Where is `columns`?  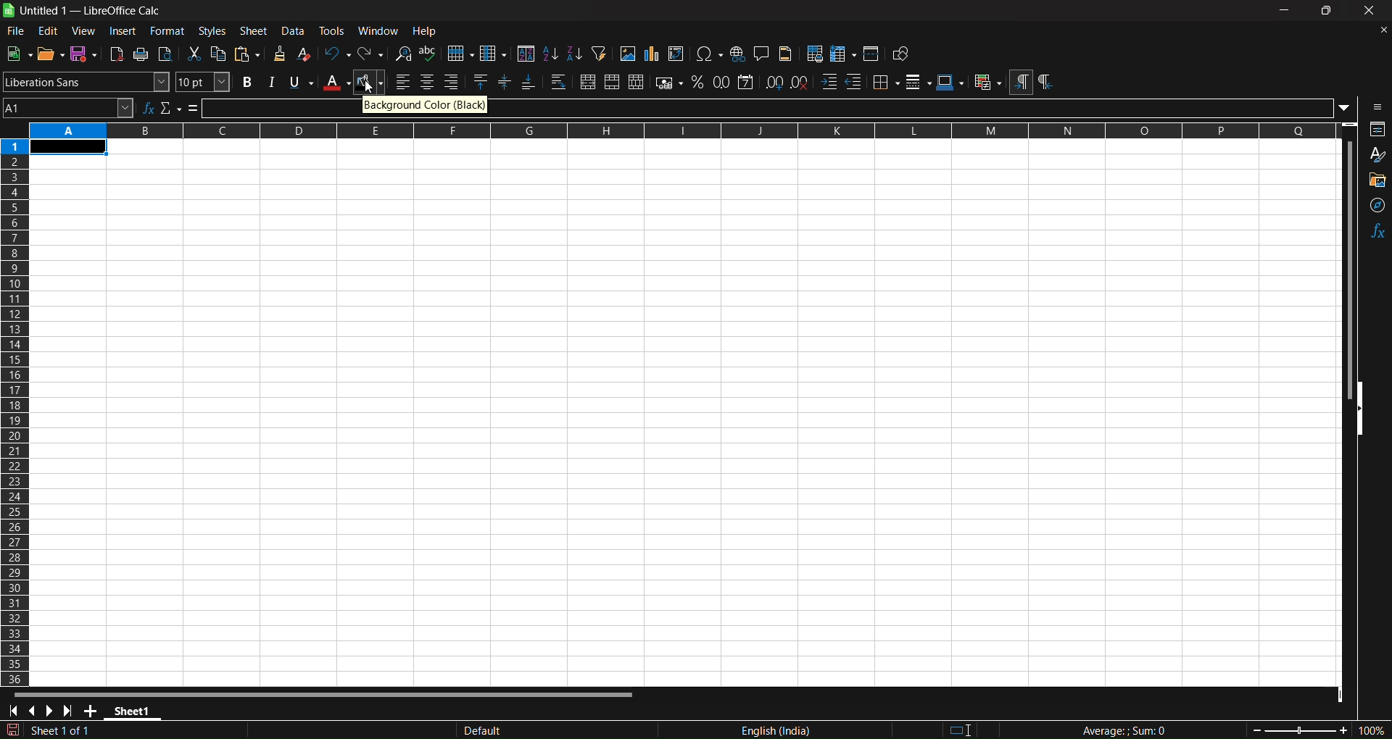 columns is located at coordinates (17, 419).